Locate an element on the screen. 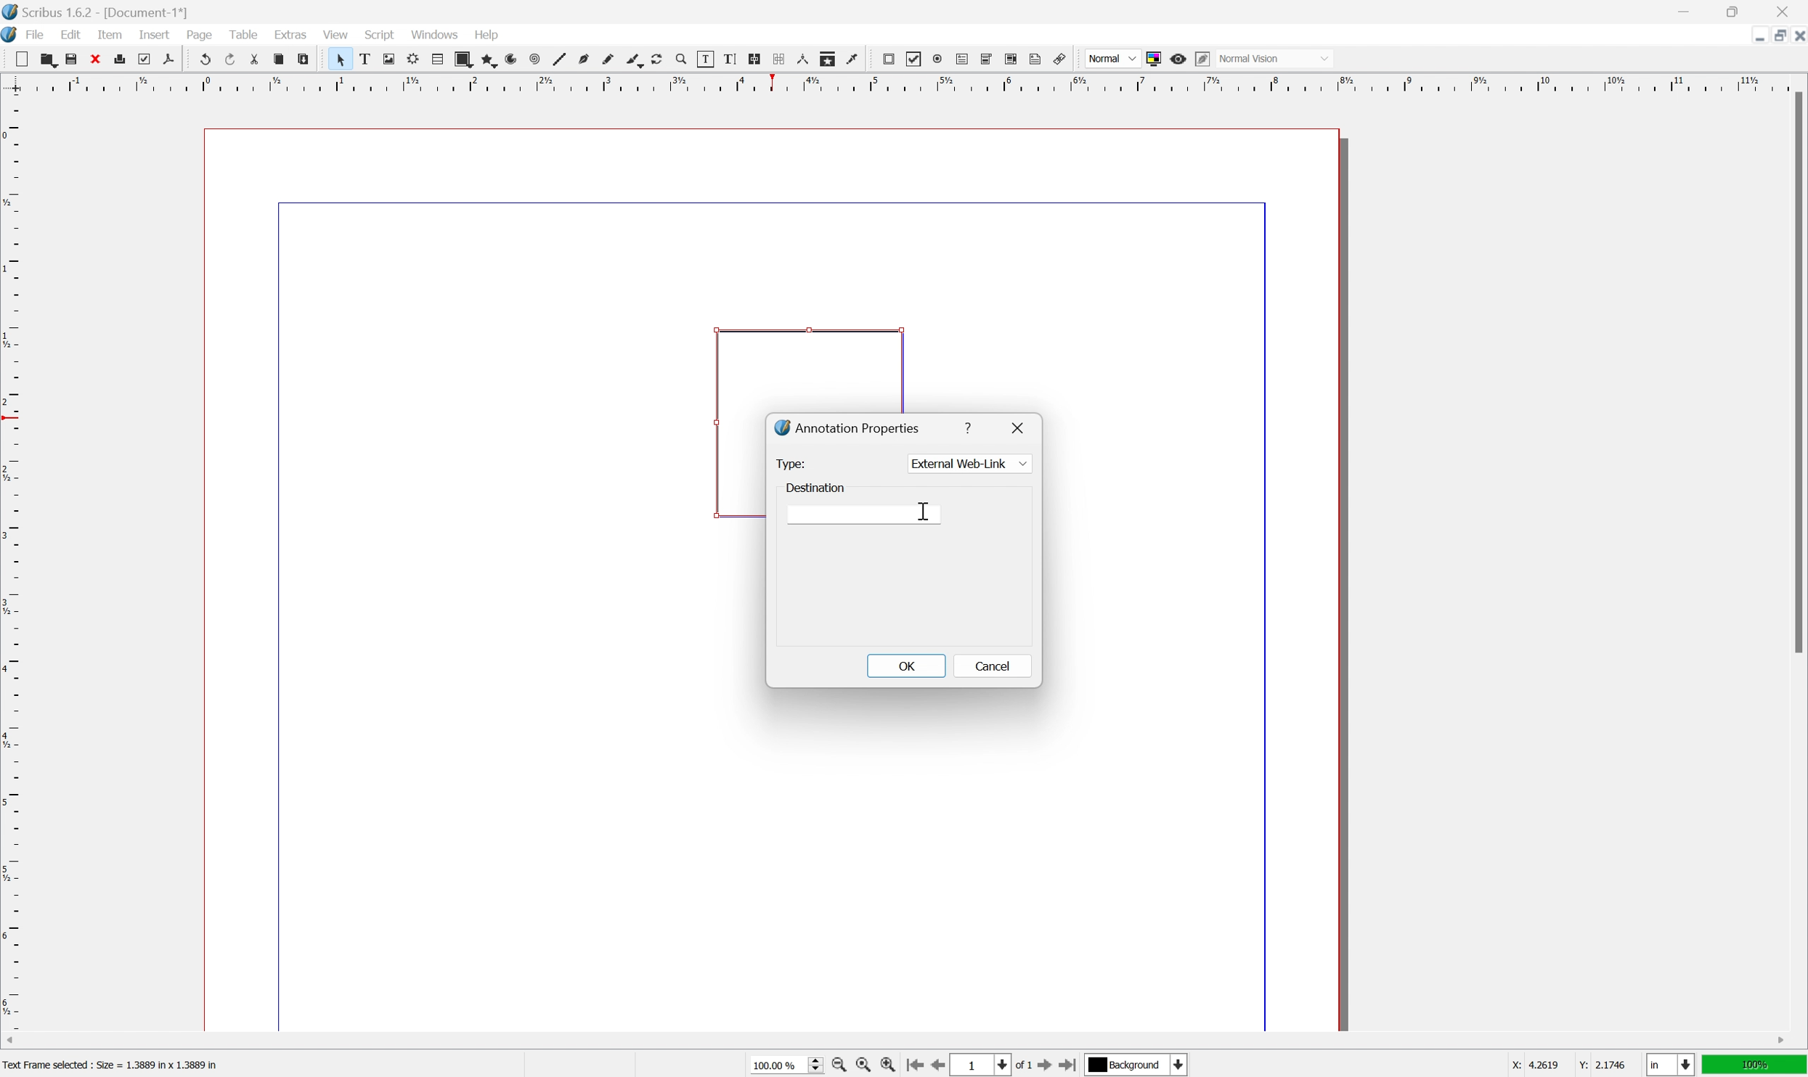 The width and height of the screenshot is (1808, 1077). Text frame selected : size = 1.3889 in × 1.3889 in is located at coordinates (113, 1063).